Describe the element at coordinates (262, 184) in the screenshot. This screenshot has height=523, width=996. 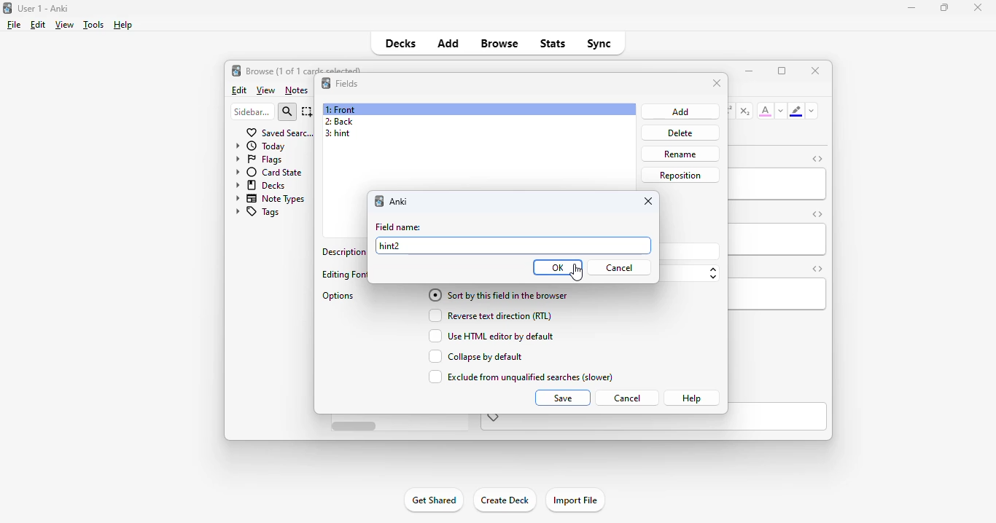
I see `decks` at that location.